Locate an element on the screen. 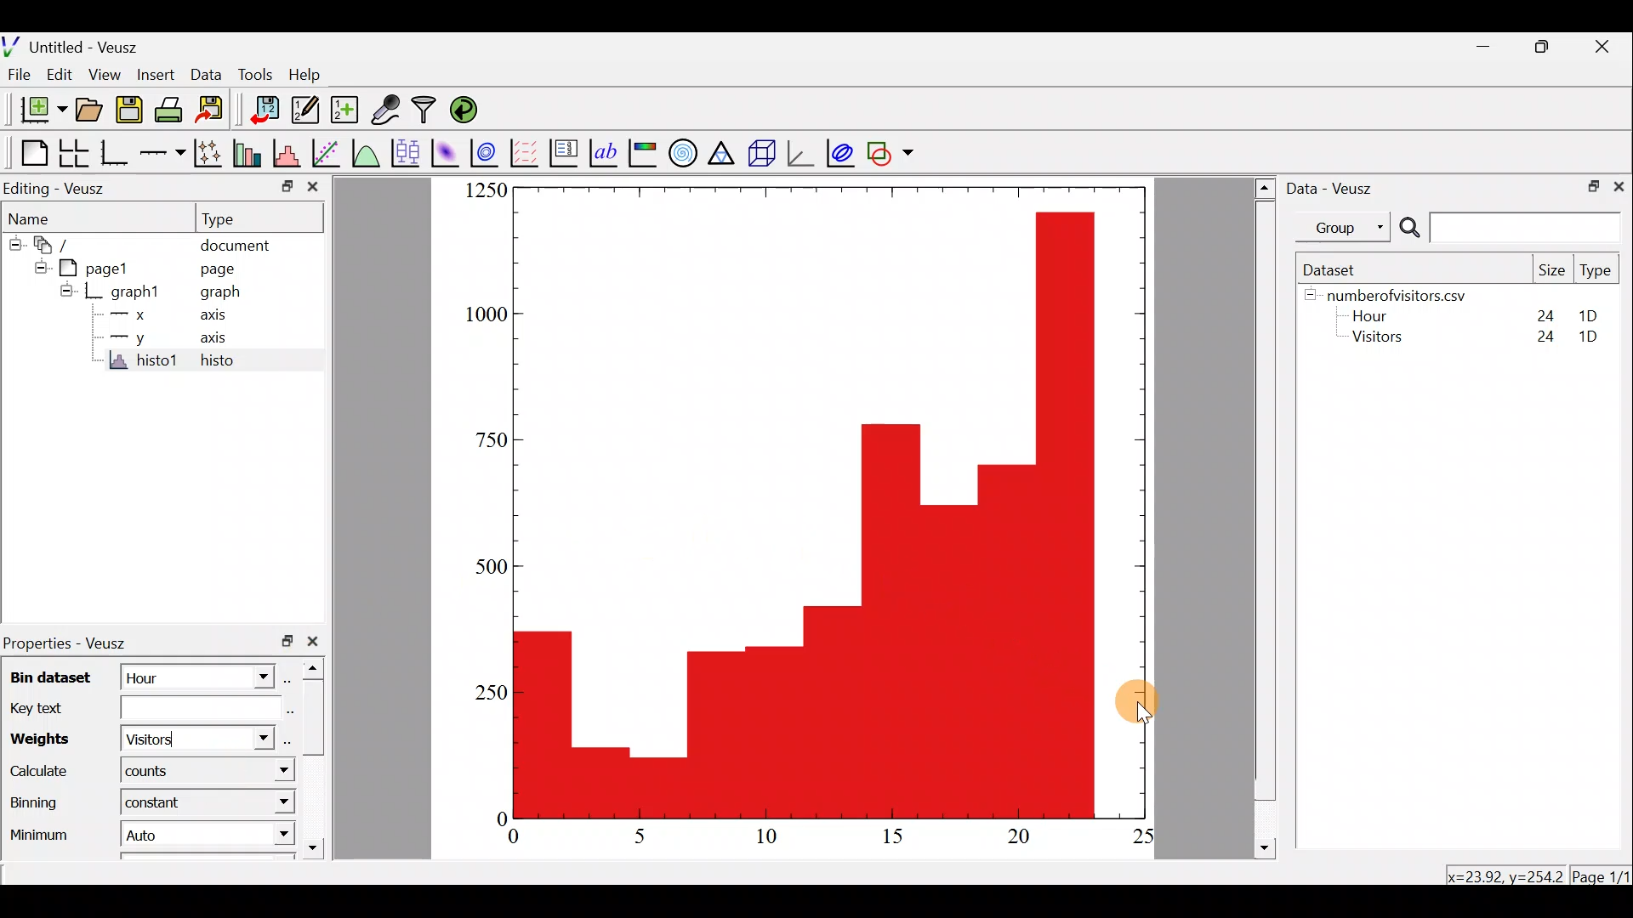  axis is located at coordinates (210, 318).